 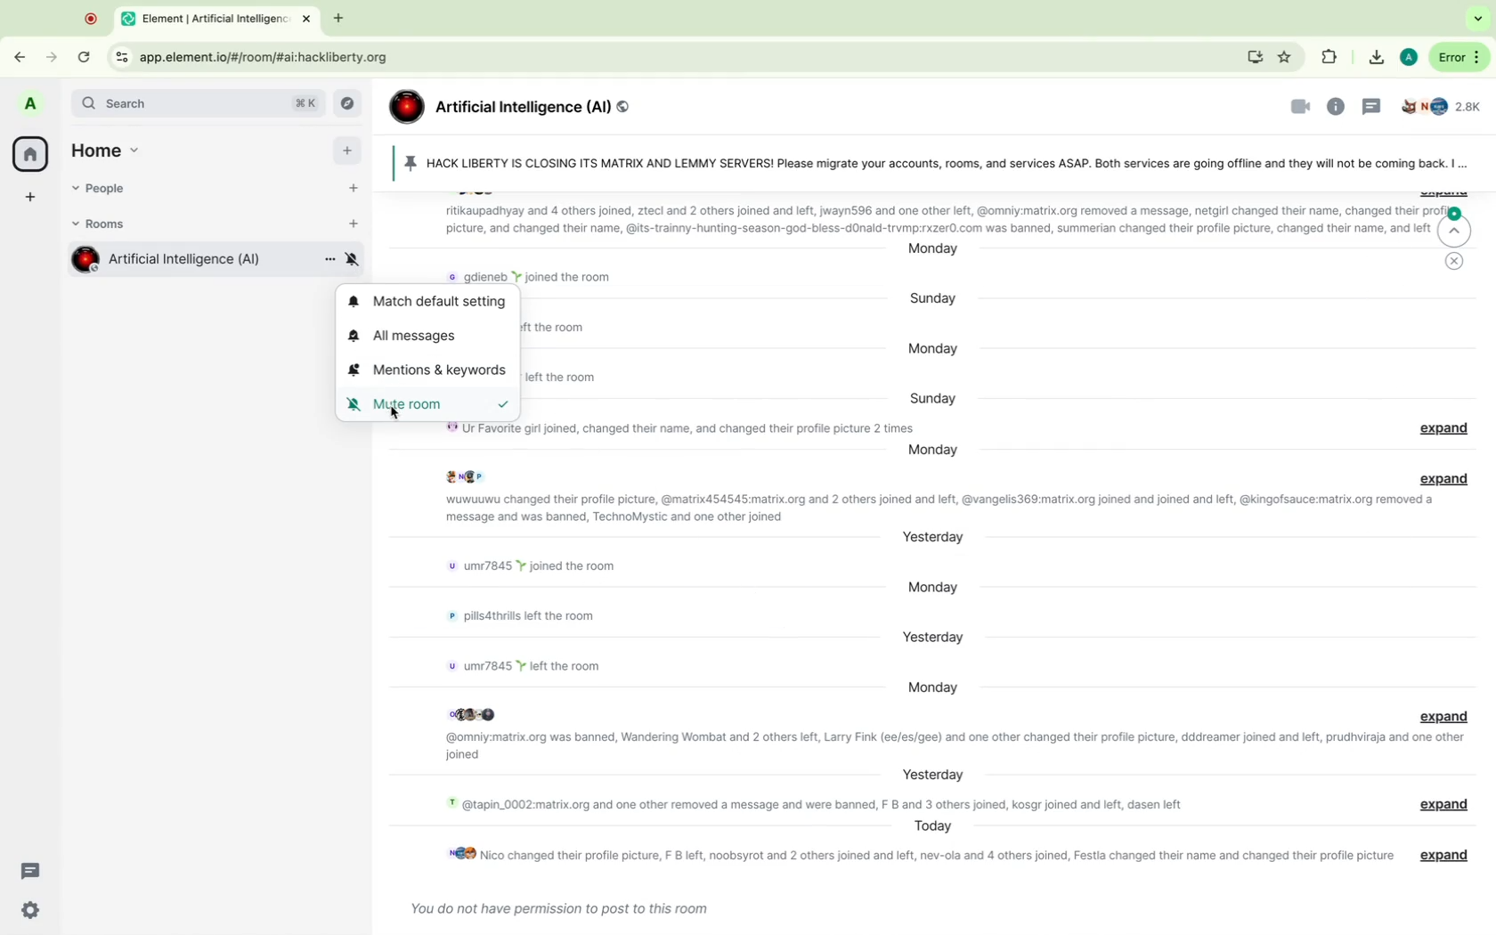 I want to click on message, so click(x=959, y=746).